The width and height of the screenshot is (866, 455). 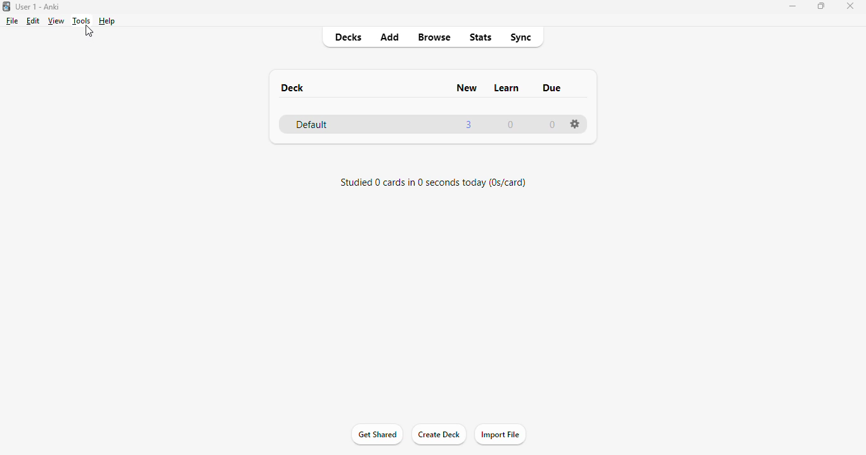 What do you see at coordinates (434, 38) in the screenshot?
I see `browse` at bounding box center [434, 38].